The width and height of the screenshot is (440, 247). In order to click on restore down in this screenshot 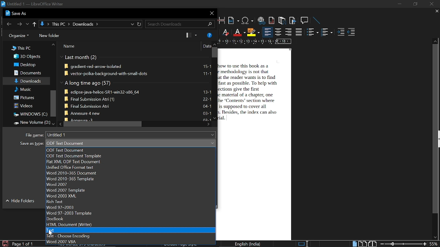, I will do `click(415, 4)`.